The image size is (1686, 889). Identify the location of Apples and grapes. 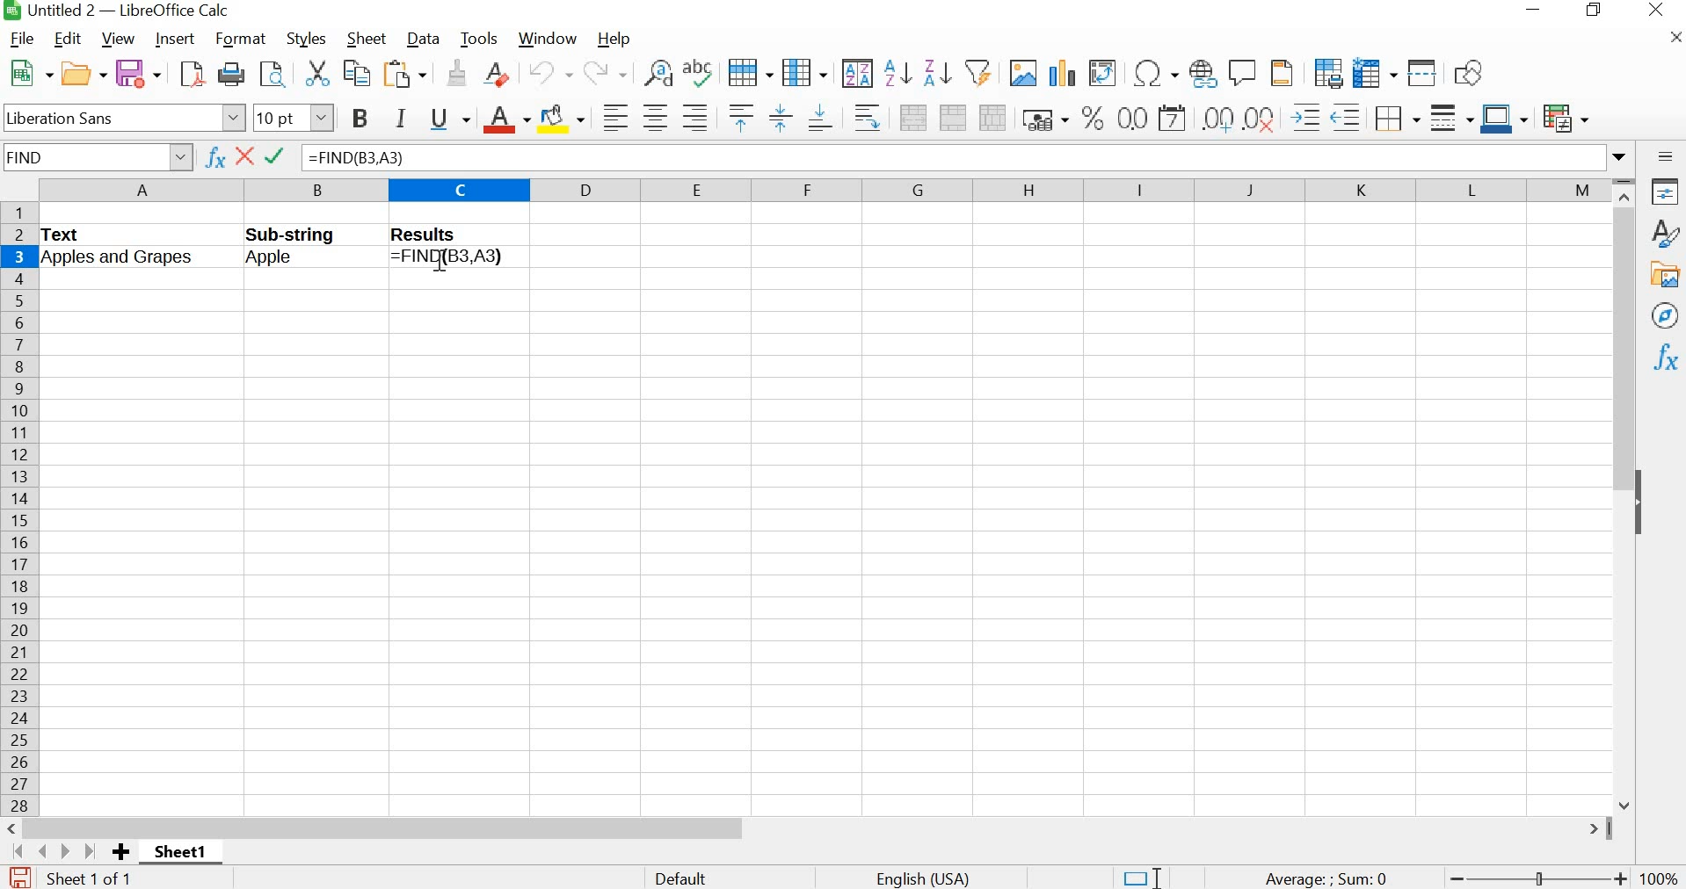
(134, 259).